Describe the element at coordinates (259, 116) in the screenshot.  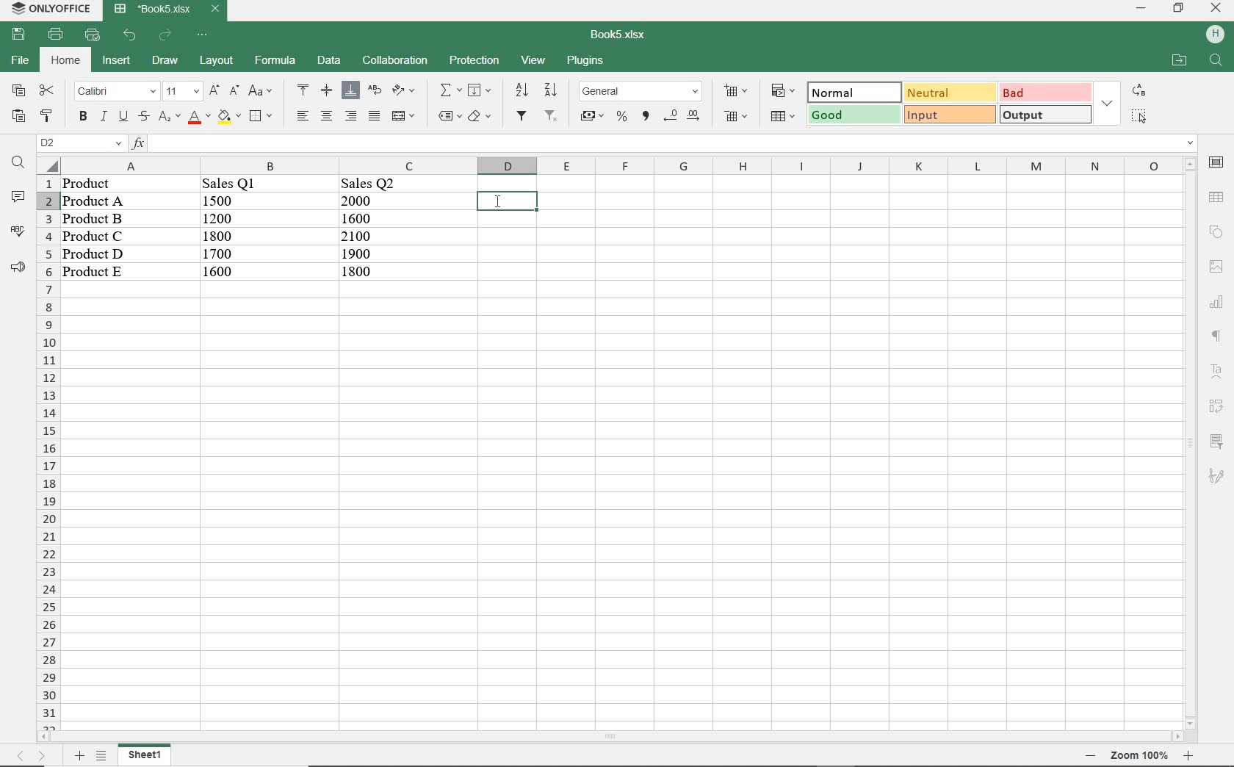
I see `borders` at that location.